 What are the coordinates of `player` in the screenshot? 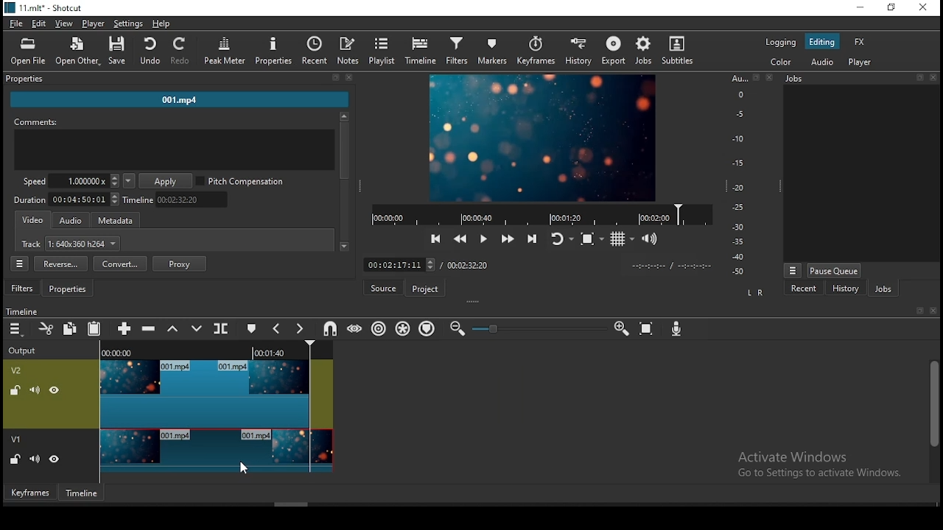 It's located at (863, 63).